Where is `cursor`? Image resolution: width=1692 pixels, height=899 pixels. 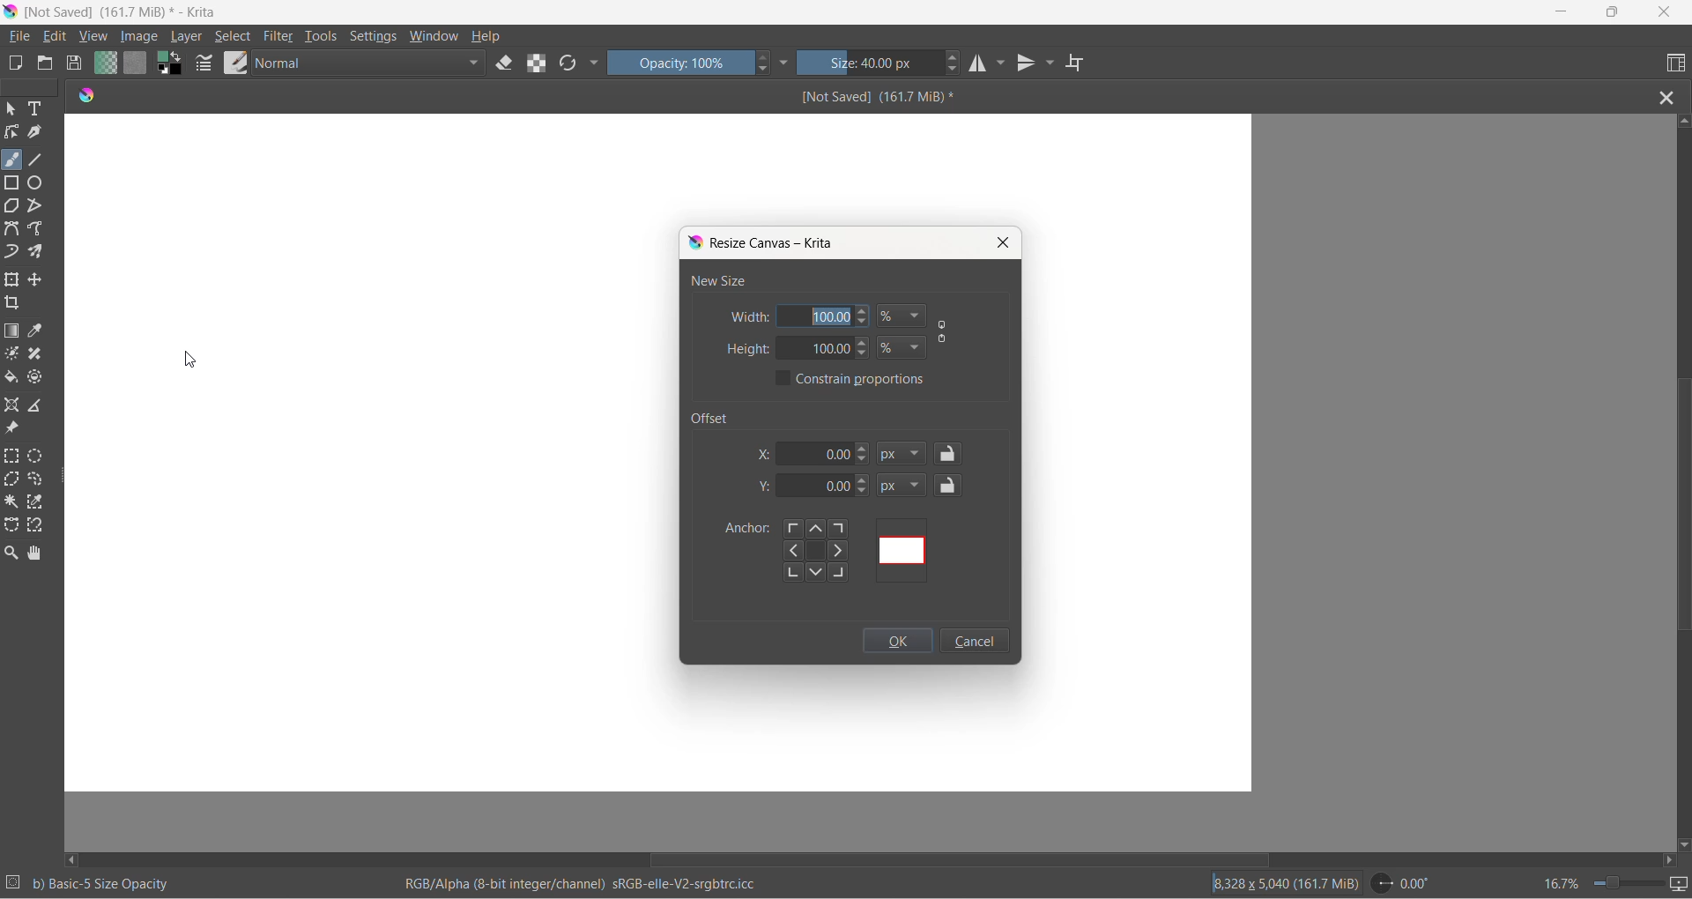
cursor is located at coordinates (191, 360).